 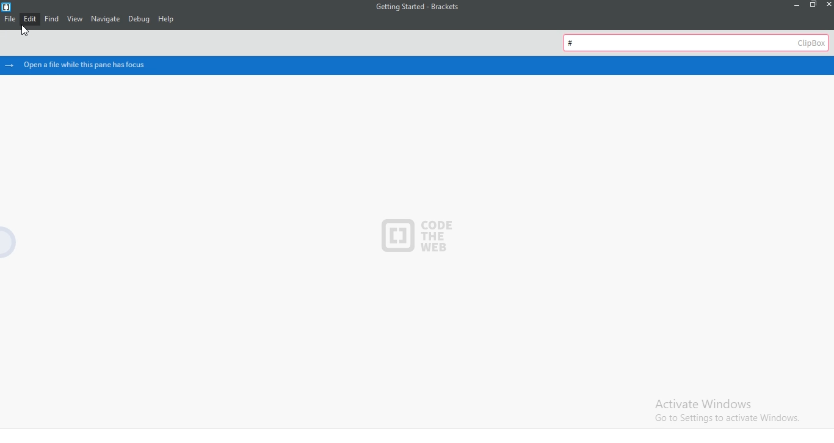 I want to click on Code The Web, so click(x=415, y=234).